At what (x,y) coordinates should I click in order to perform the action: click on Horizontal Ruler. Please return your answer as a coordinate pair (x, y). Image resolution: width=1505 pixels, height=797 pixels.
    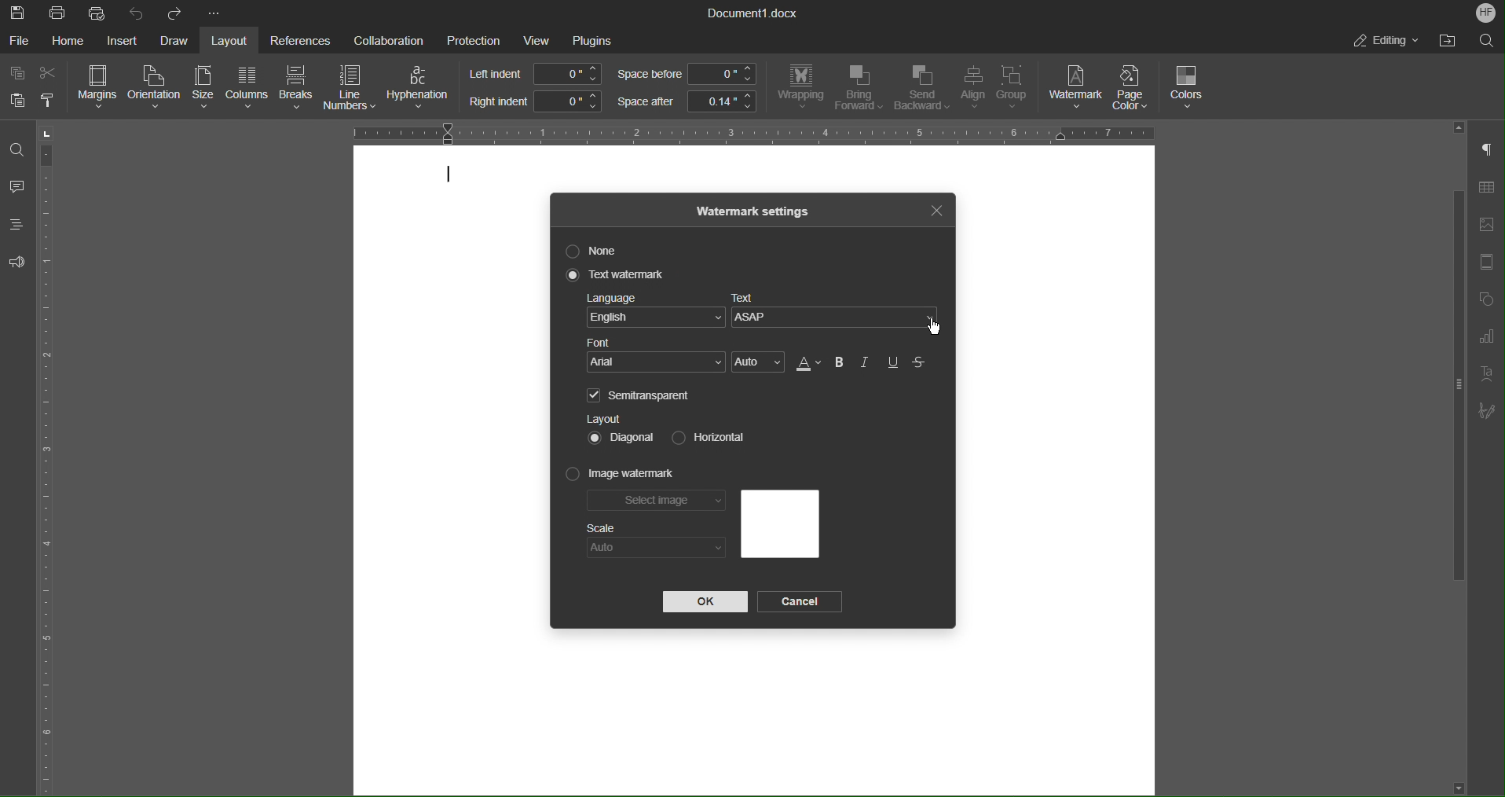
    Looking at the image, I should click on (747, 131).